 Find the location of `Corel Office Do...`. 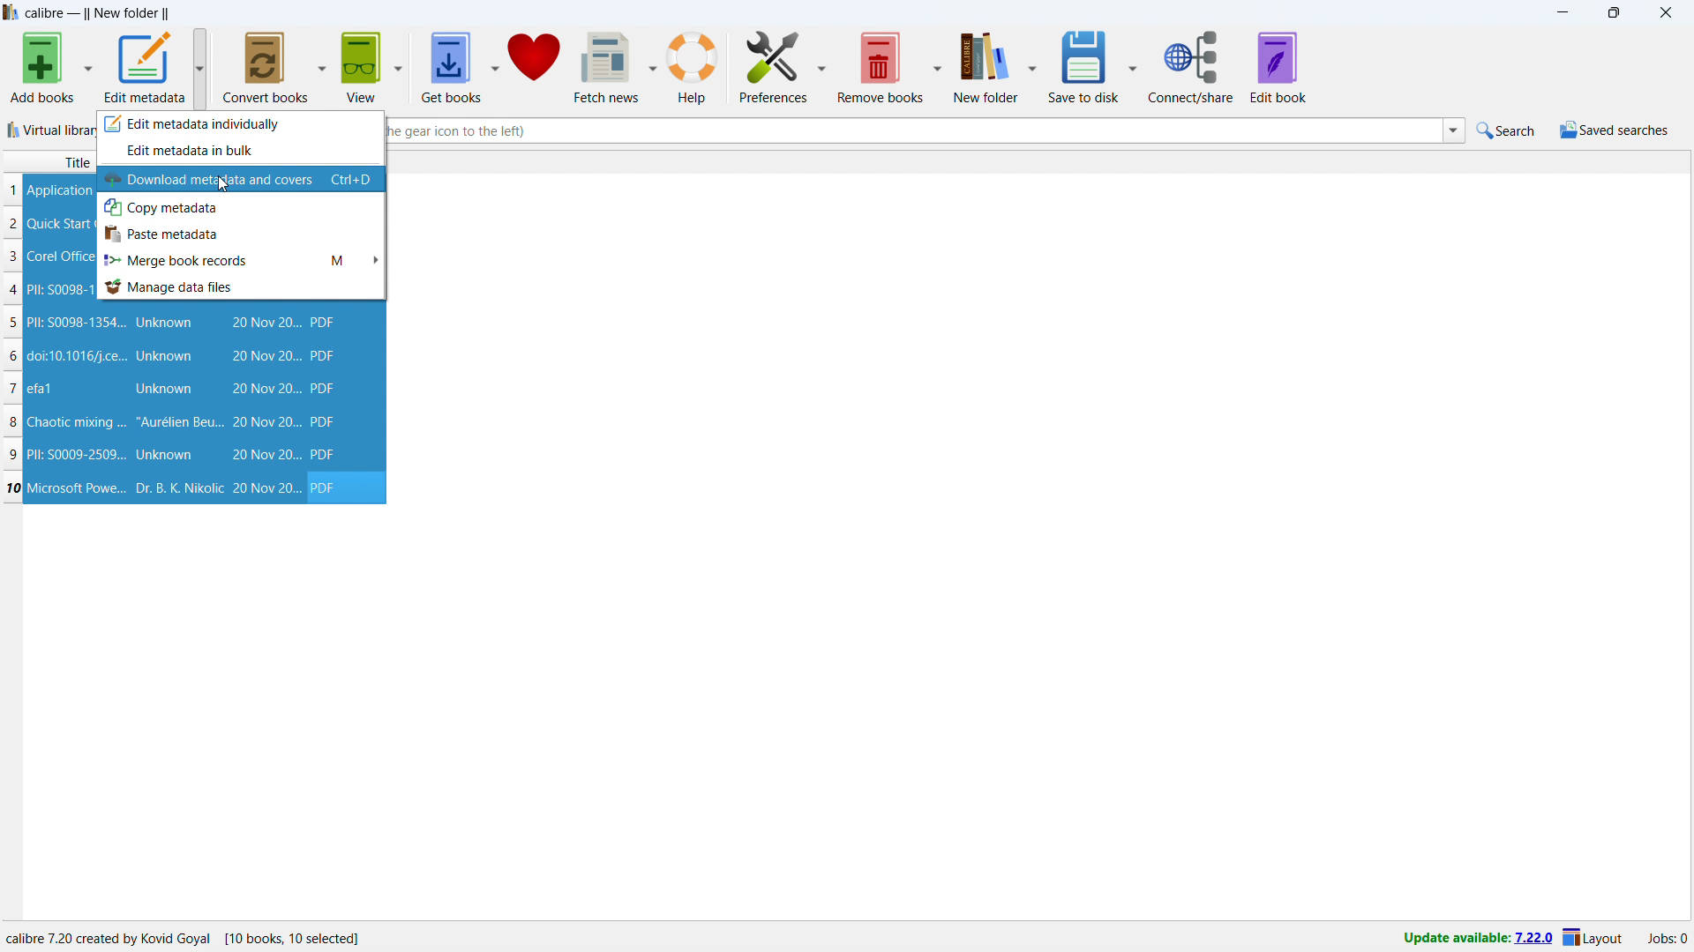

Corel Office Do... is located at coordinates (58, 256).